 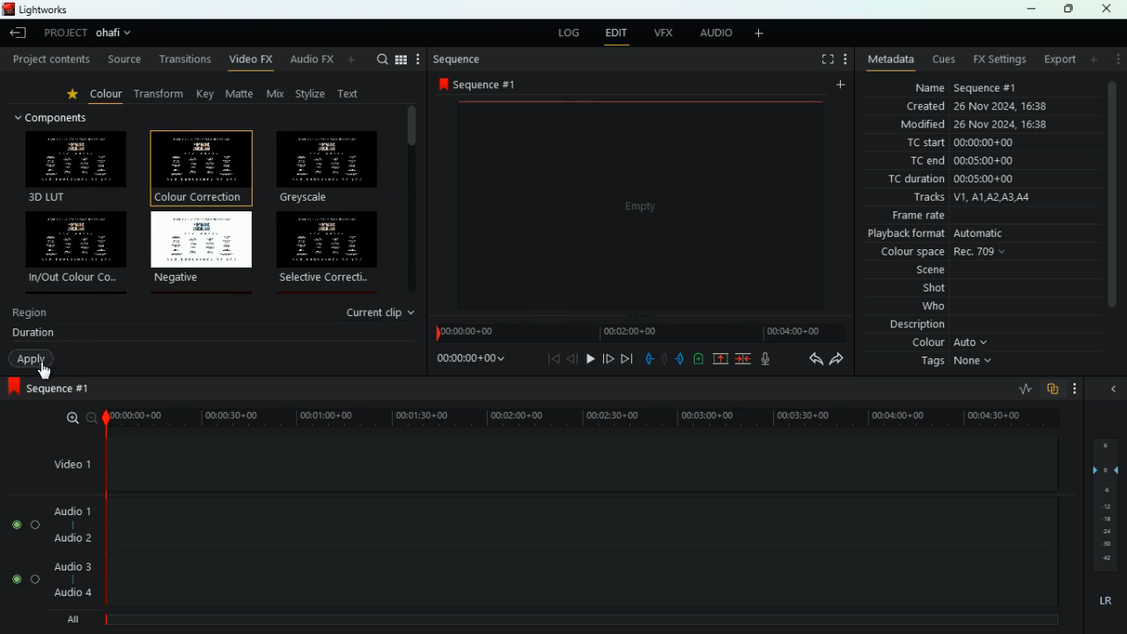 What do you see at coordinates (920, 308) in the screenshot?
I see `who` at bounding box center [920, 308].